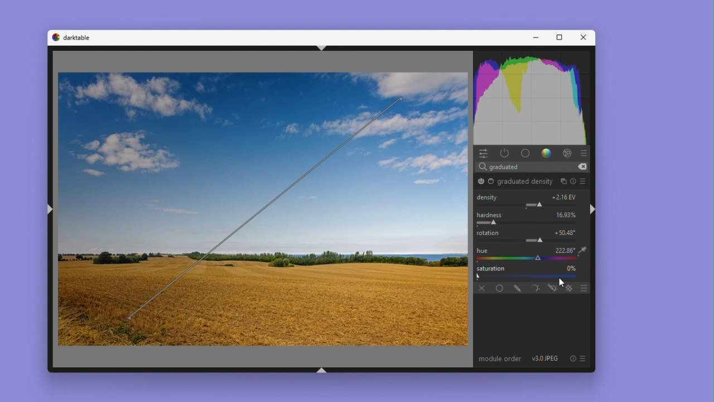 The height and width of the screenshot is (402, 714). What do you see at coordinates (483, 153) in the screenshot?
I see `Quick access` at bounding box center [483, 153].